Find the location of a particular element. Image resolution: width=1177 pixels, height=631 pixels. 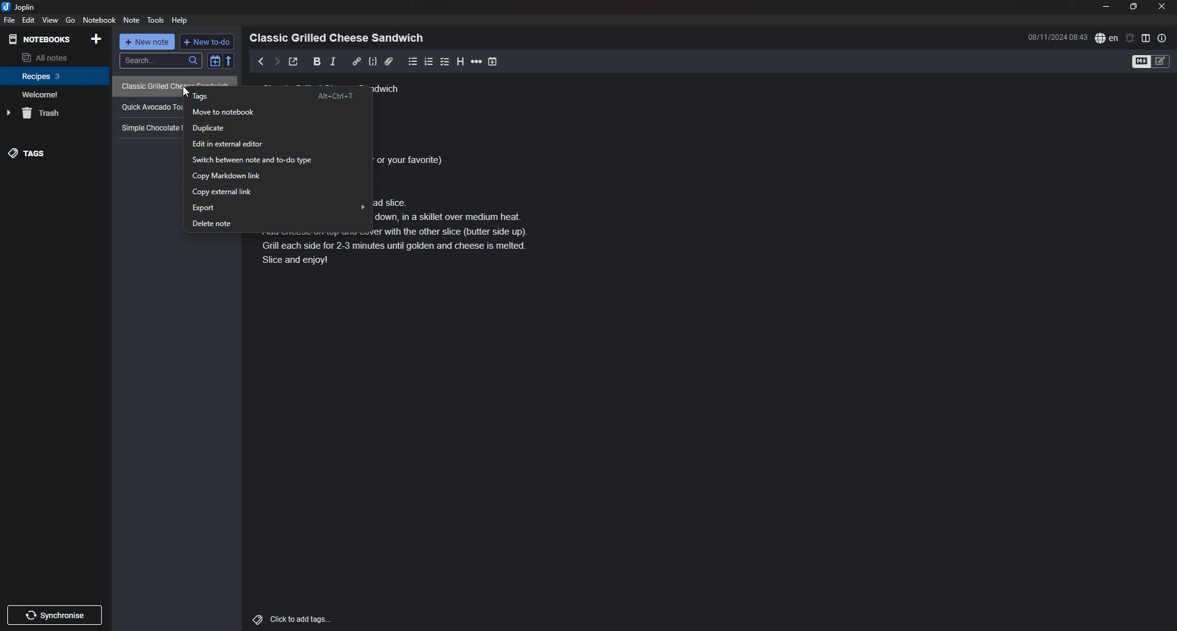

heading is located at coordinates (460, 61).